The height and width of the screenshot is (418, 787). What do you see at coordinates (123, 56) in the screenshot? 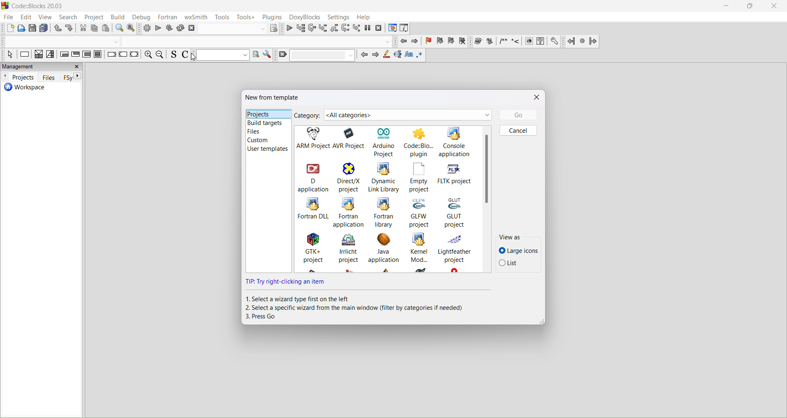
I see `continue instructions` at bounding box center [123, 56].